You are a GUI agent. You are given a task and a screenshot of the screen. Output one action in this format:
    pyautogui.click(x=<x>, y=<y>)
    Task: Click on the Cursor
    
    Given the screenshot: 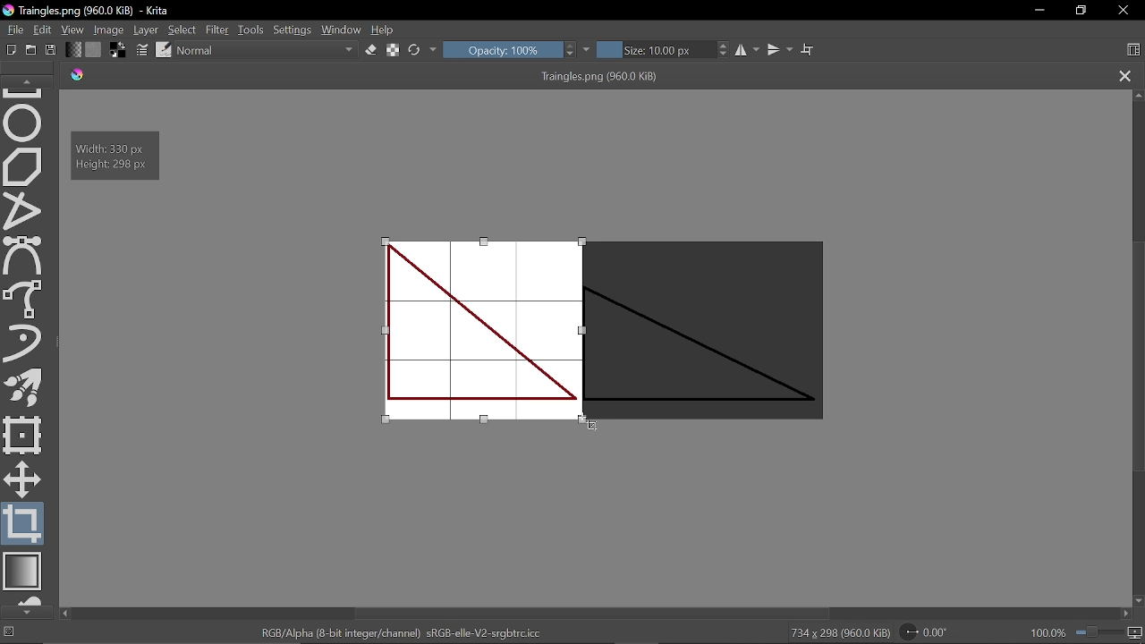 What is the action you would take?
    pyautogui.click(x=591, y=427)
    